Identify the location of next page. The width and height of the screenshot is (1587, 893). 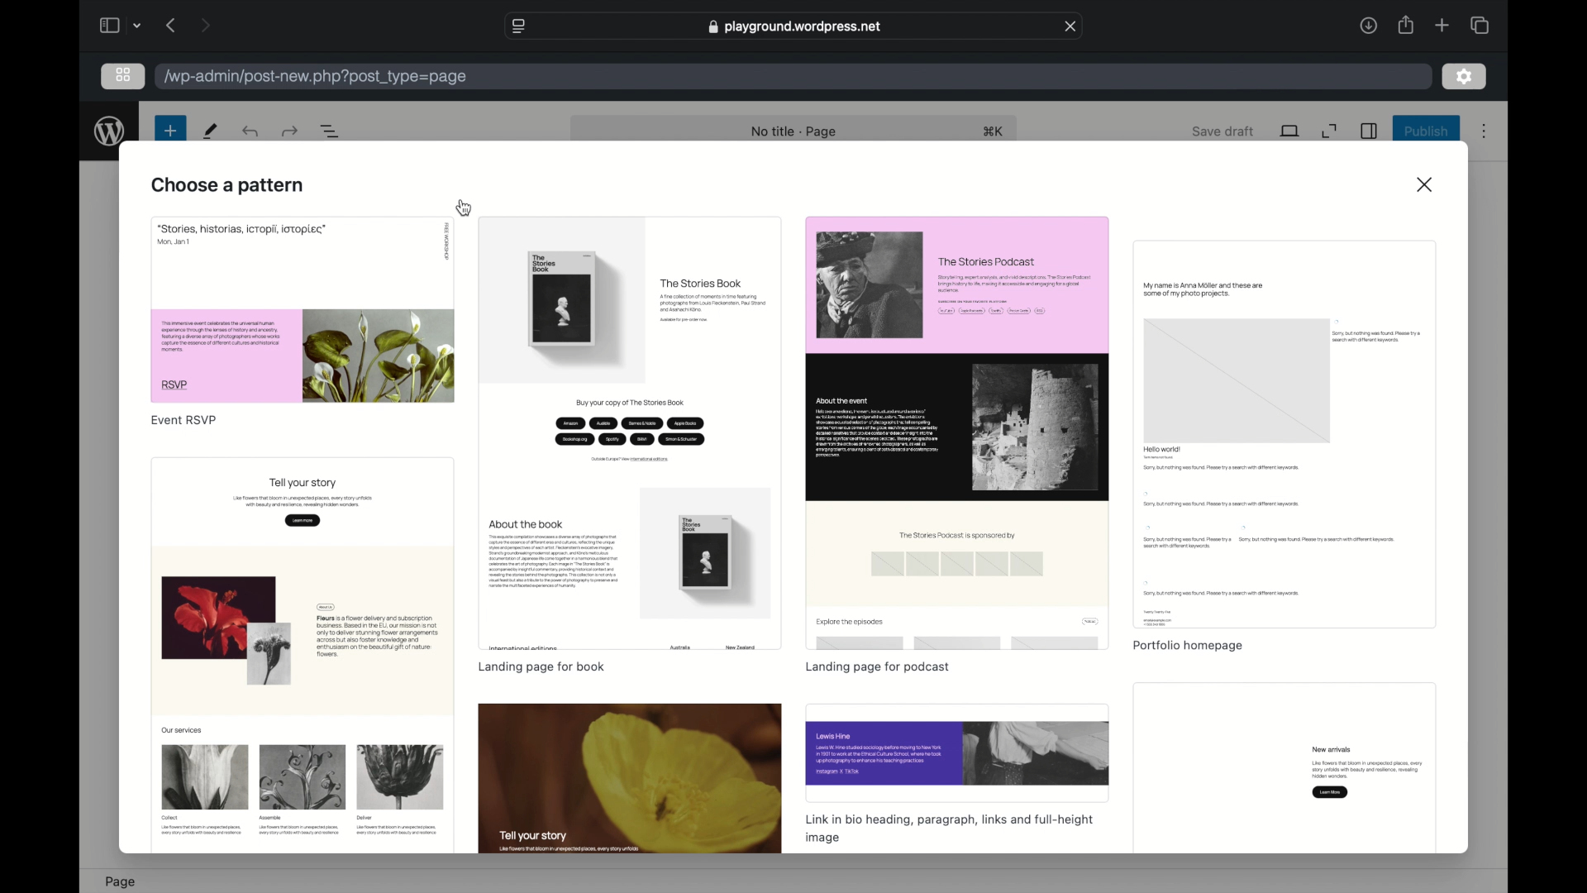
(205, 25).